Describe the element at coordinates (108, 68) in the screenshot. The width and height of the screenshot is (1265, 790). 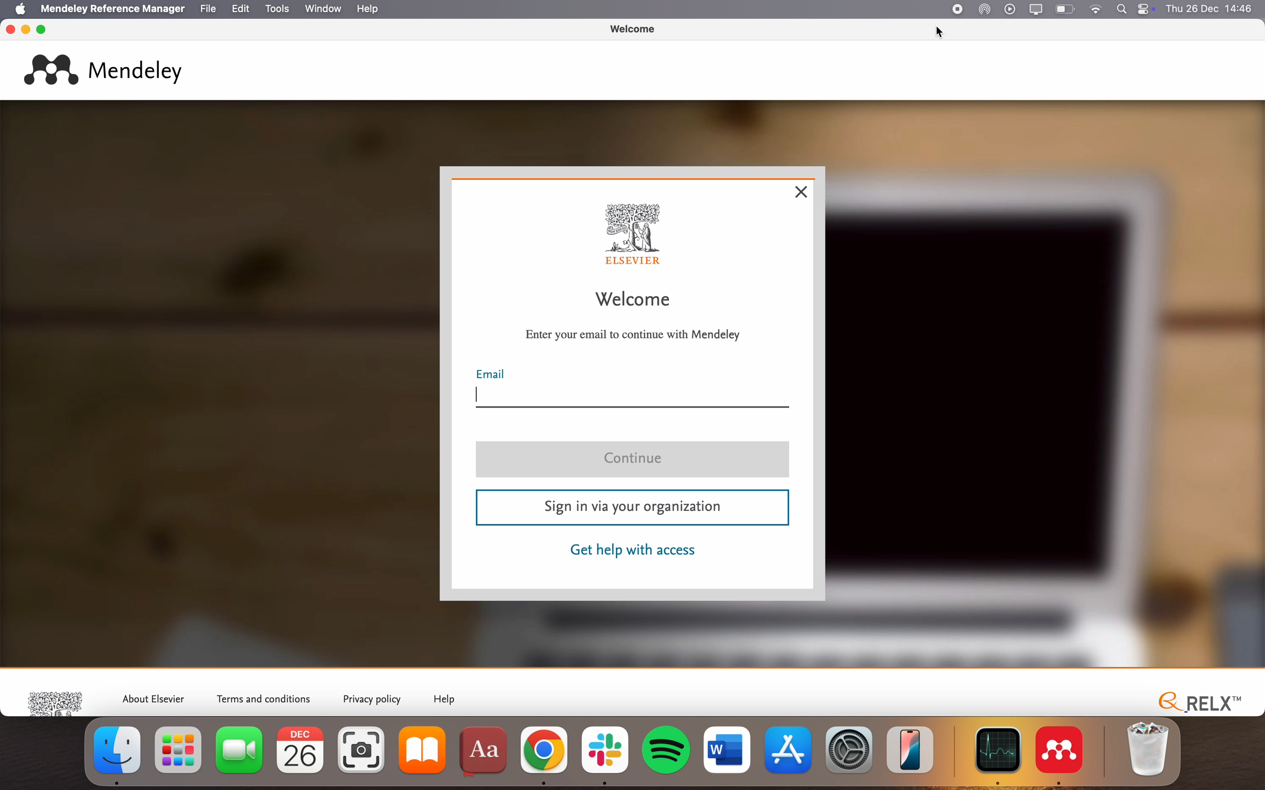
I see `Mendeley` at that location.